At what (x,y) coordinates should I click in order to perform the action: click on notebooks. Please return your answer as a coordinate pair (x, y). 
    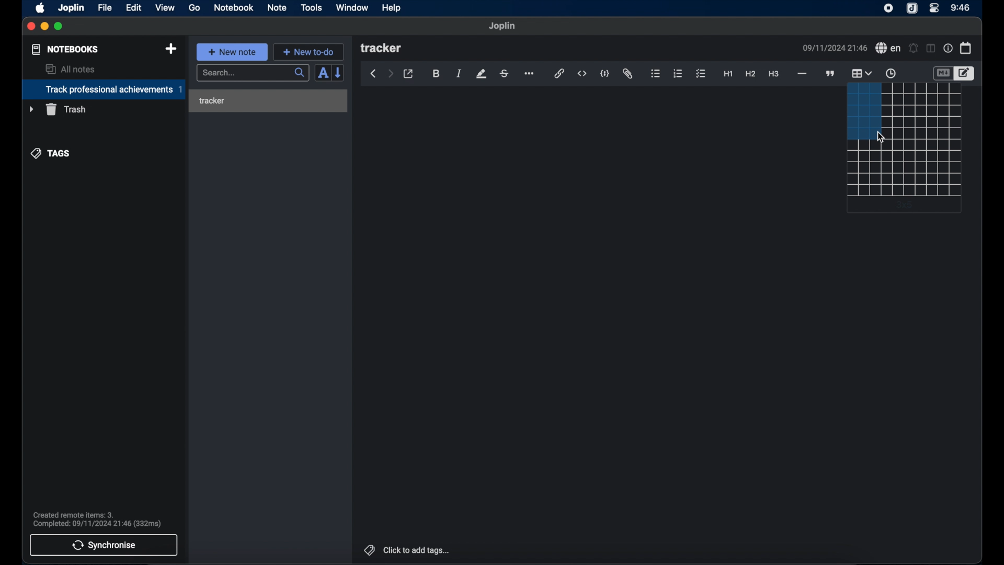
    Looking at the image, I should click on (64, 49).